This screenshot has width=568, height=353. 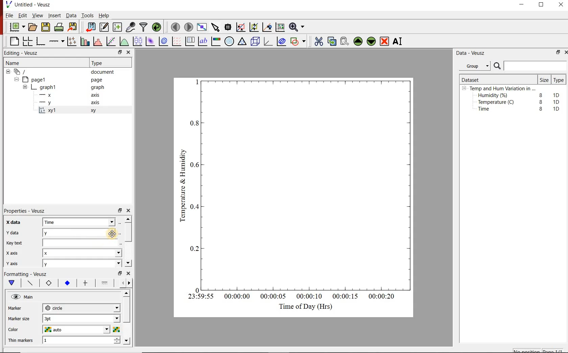 What do you see at coordinates (17, 220) in the screenshot?
I see `x data` at bounding box center [17, 220].